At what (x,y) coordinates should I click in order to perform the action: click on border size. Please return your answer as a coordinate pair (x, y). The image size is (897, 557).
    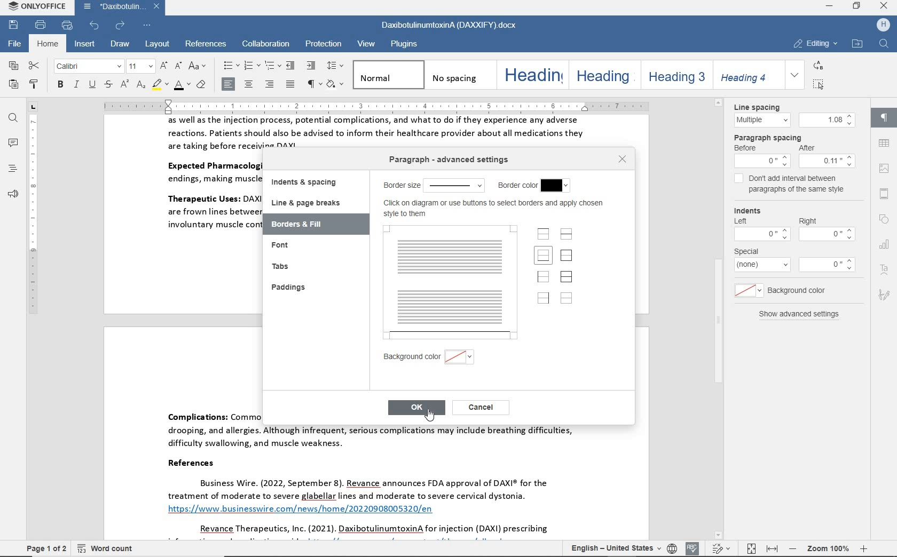
    Looking at the image, I should click on (432, 185).